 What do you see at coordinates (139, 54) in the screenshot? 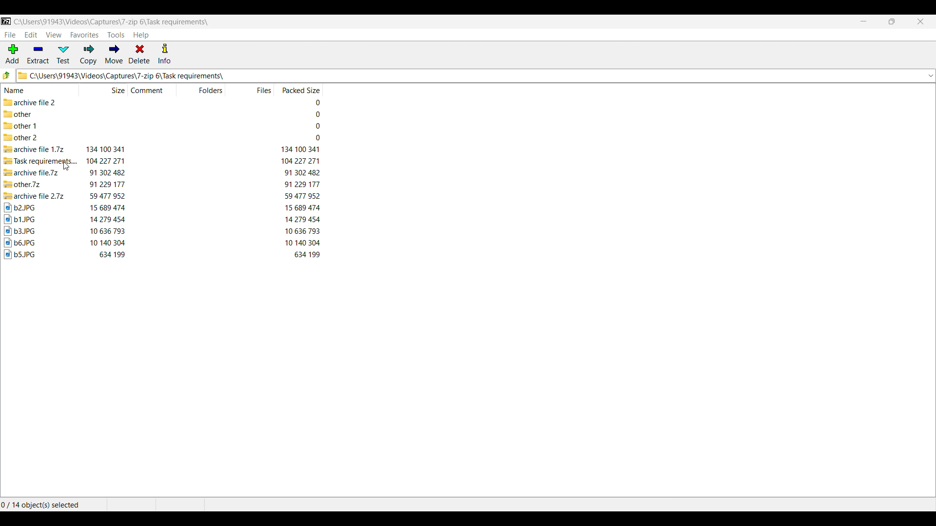
I see `Delete` at bounding box center [139, 54].